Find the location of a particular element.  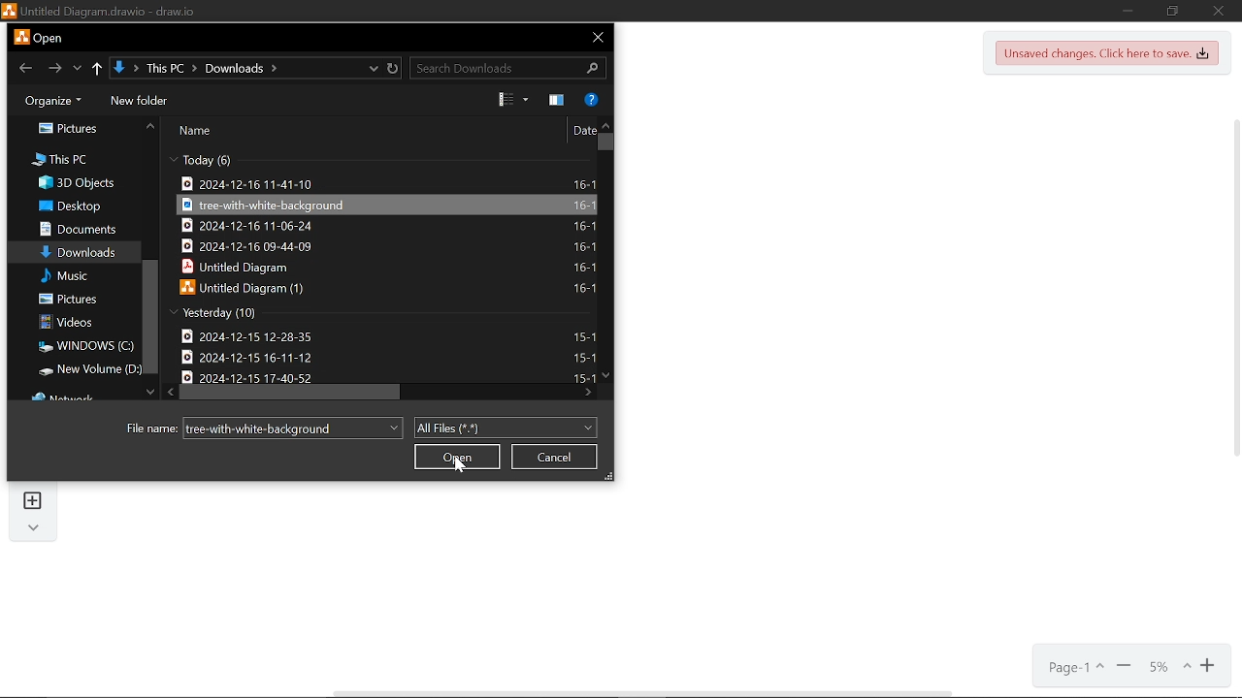

desktop is located at coordinates (75, 206).